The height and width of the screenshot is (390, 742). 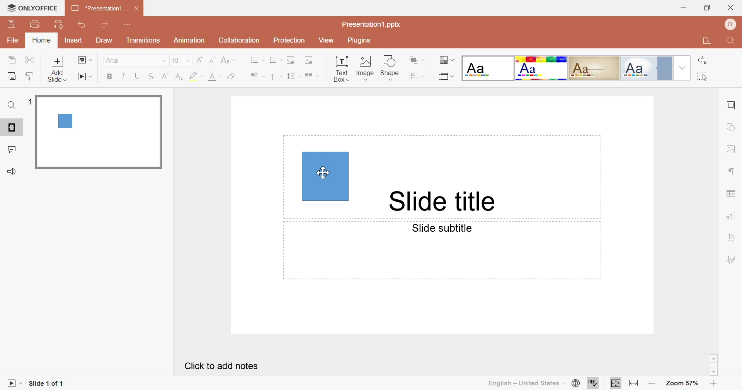 I want to click on Strikethrough, so click(x=153, y=76).